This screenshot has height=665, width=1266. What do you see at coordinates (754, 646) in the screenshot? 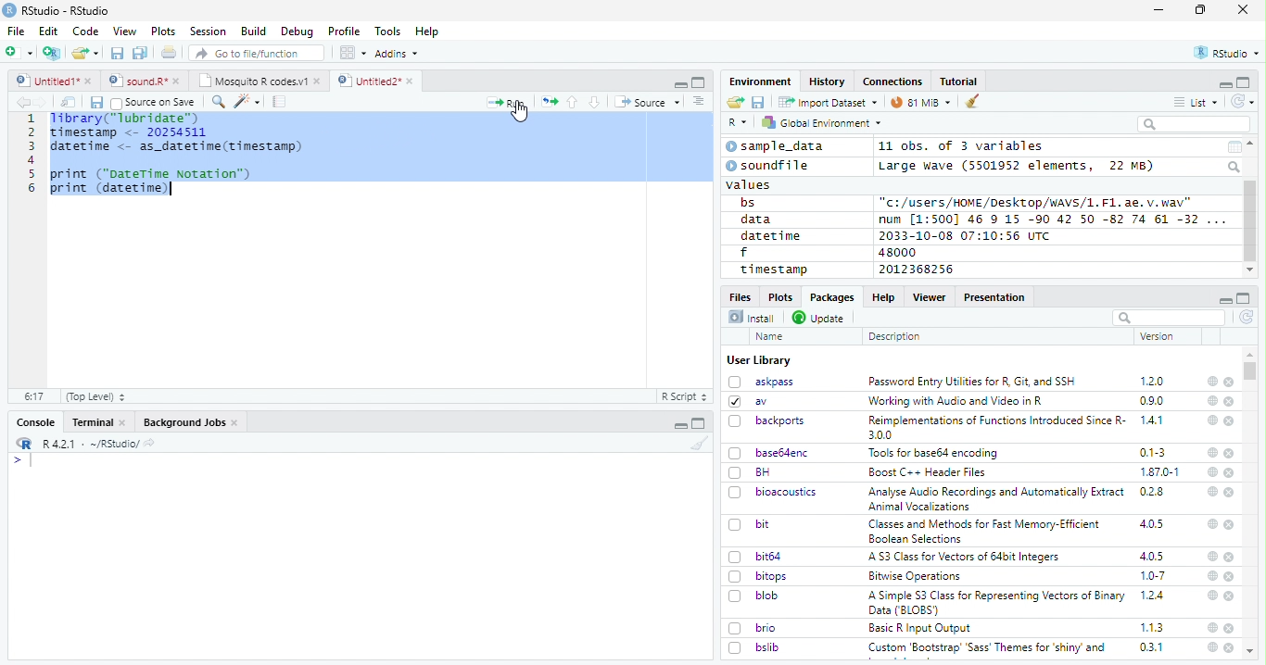
I see `bslib` at bounding box center [754, 646].